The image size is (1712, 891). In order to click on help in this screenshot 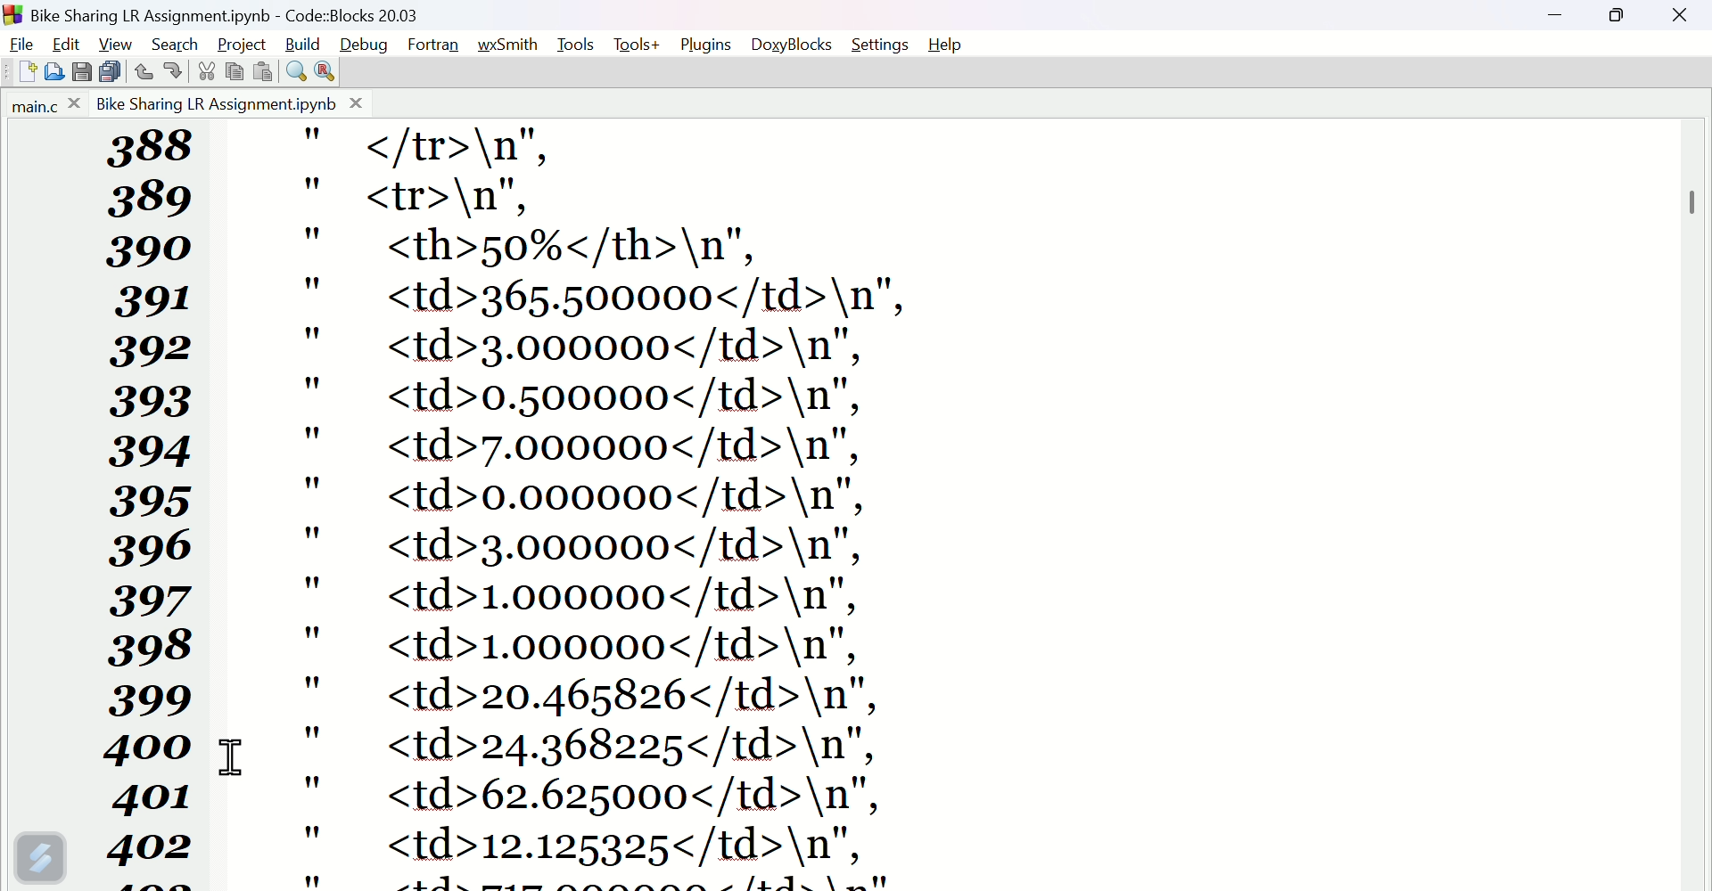, I will do `click(952, 43)`.